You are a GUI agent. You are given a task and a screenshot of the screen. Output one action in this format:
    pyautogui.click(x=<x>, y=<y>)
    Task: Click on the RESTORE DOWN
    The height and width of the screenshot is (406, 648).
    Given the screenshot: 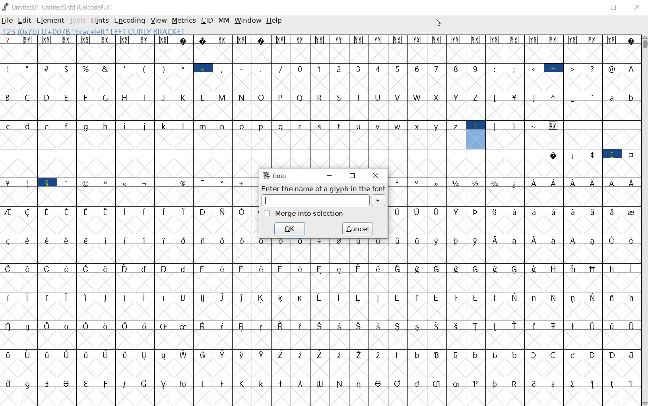 What is the action you would take?
    pyautogui.click(x=615, y=8)
    